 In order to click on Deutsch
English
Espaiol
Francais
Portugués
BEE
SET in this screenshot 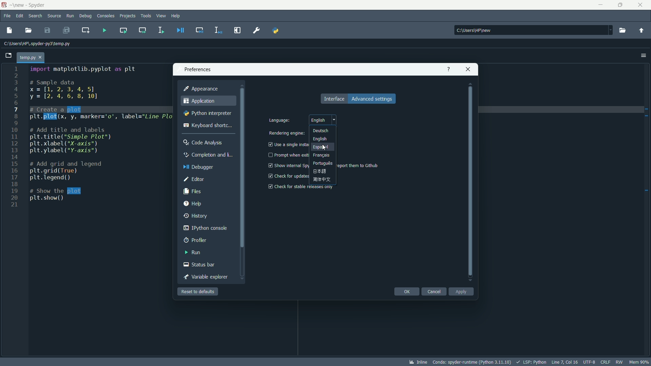, I will do `click(323, 155)`.